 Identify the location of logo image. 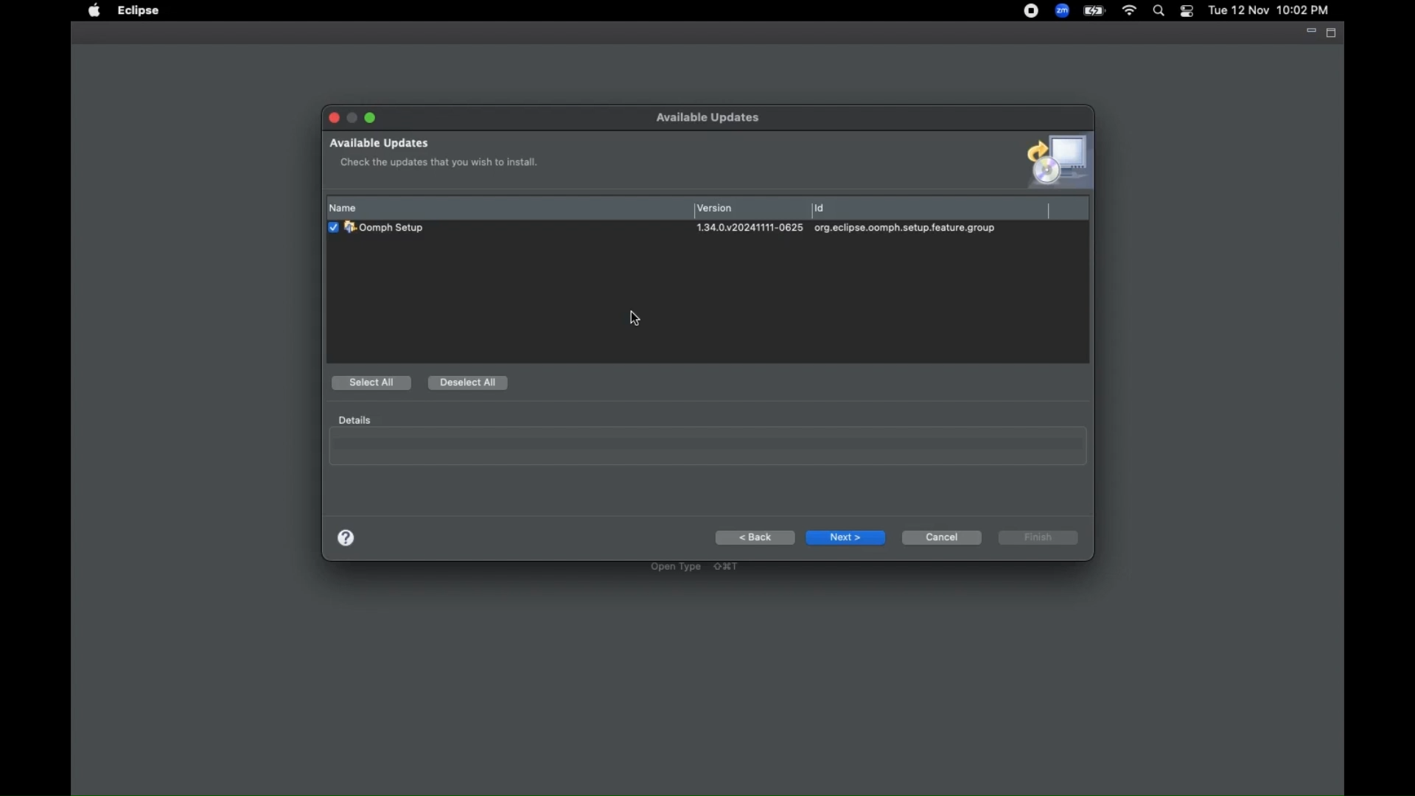
(1049, 162).